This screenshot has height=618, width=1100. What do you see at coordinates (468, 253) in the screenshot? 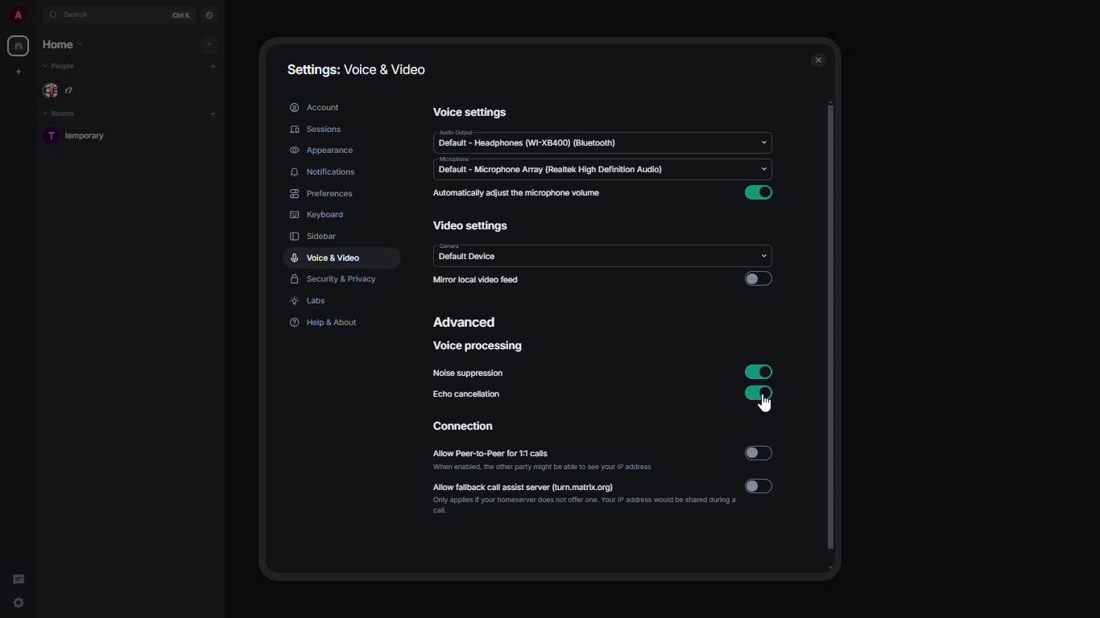
I see `camera default` at bounding box center [468, 253].